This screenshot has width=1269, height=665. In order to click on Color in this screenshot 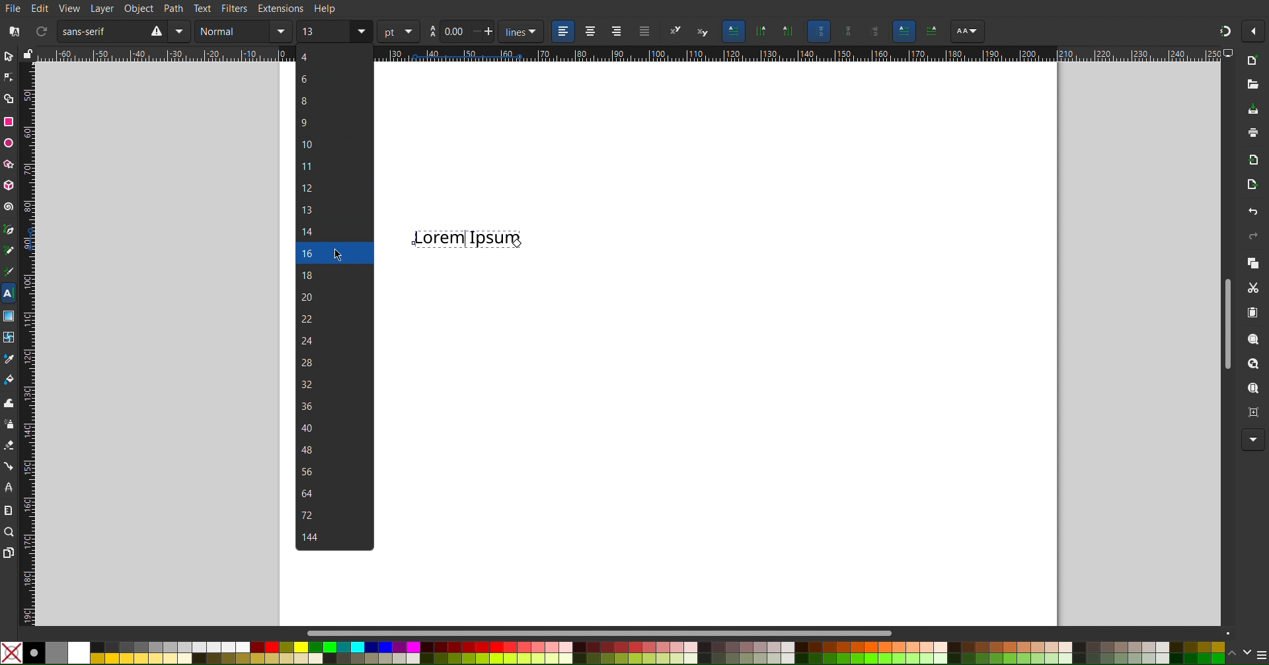, I will do `click(612, 653)`.